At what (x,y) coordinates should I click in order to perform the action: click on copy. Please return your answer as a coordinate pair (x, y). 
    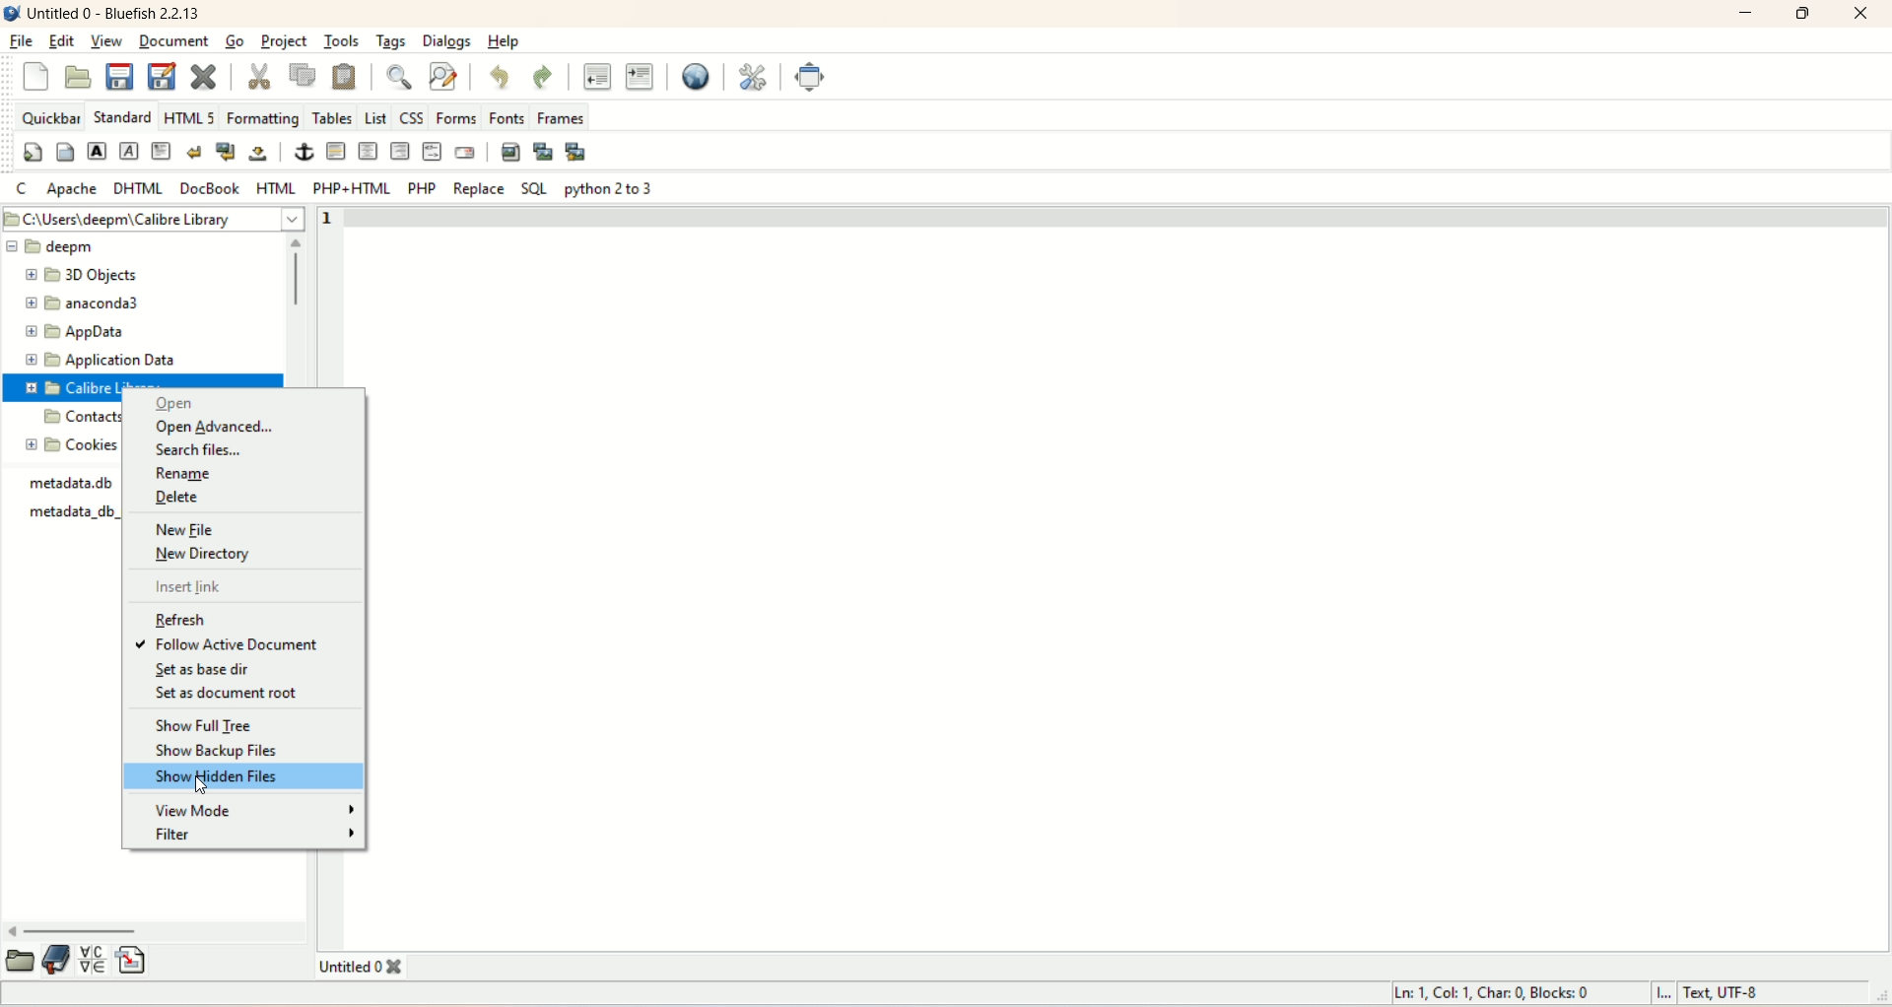
    Looking at the image, I should click on (303, 76).